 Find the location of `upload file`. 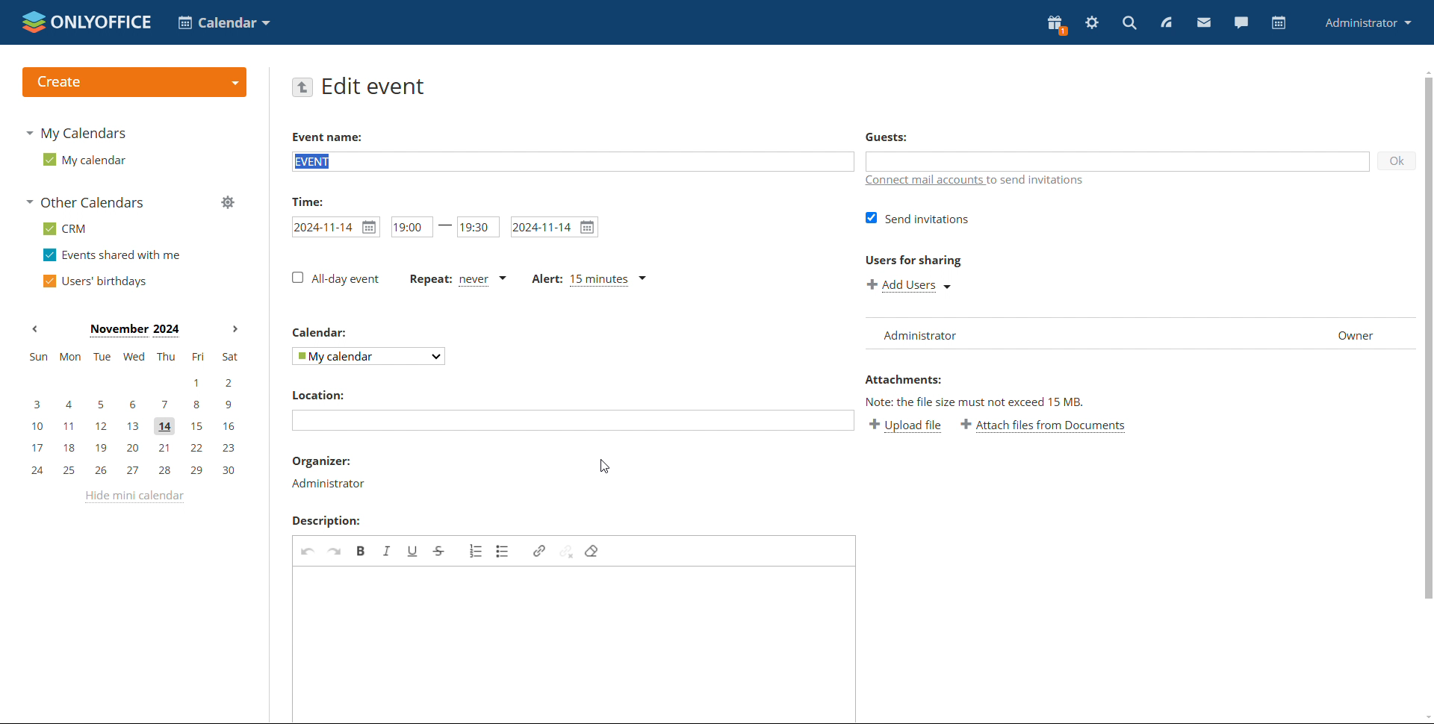

upload file is located at coordinates (907, 427).